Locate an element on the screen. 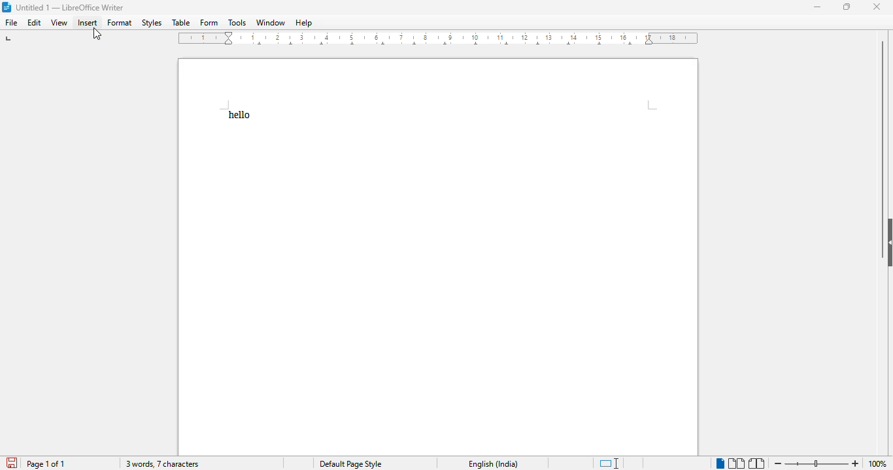 The width and height of the screenshot is (893, 470). logo is located at coordinates (6, 7).